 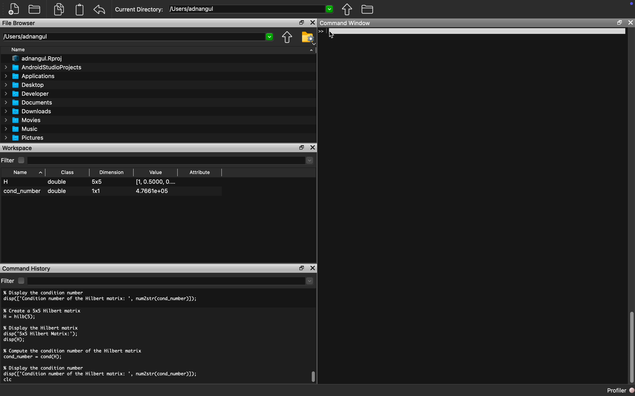 What do you see at coordinates (334, 35) in the screenshot?
I see `Cursor` at bounding box center [334, 35].